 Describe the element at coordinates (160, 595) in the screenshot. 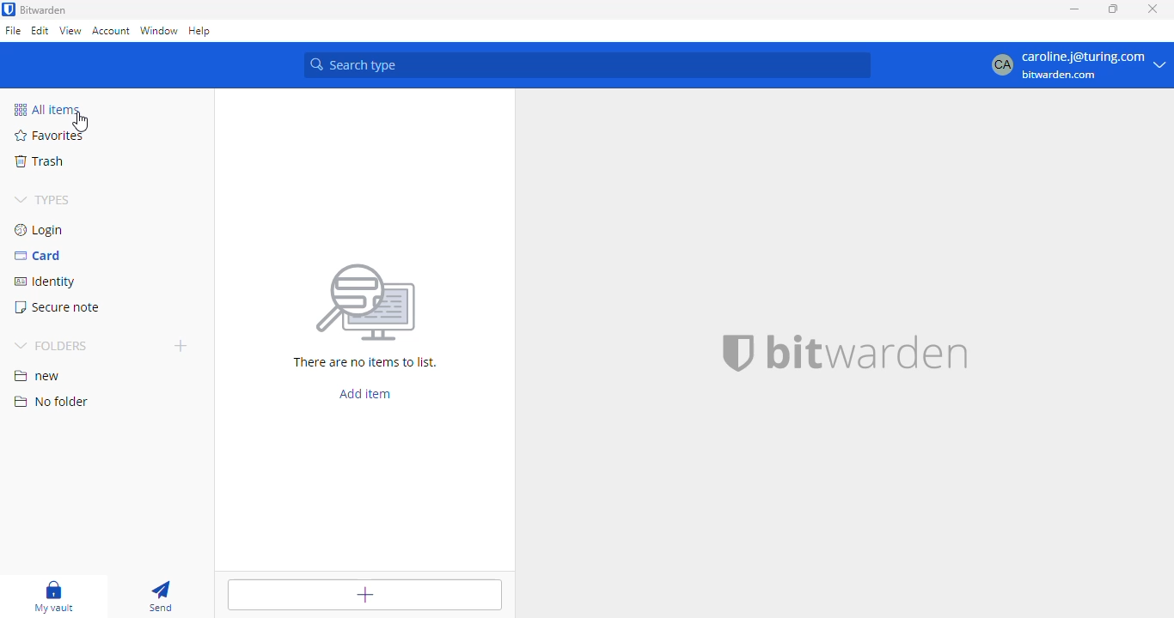

I see `send` at that location.